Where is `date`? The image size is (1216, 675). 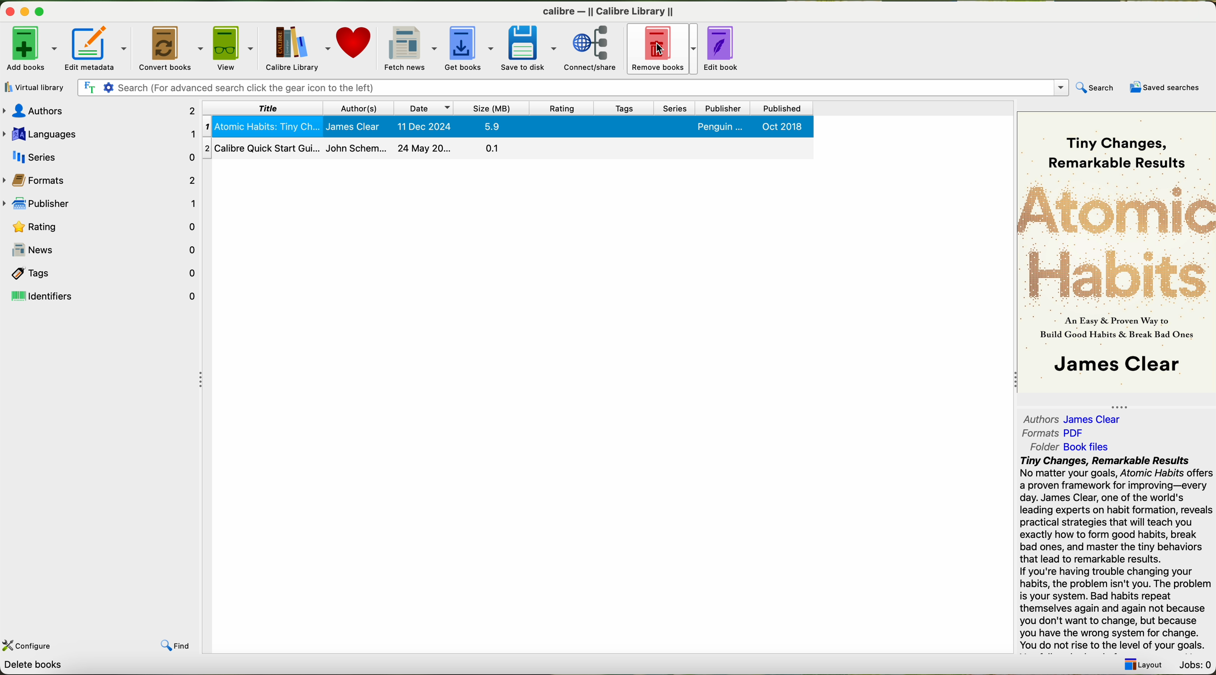 date is located at coordinates (424, 108).